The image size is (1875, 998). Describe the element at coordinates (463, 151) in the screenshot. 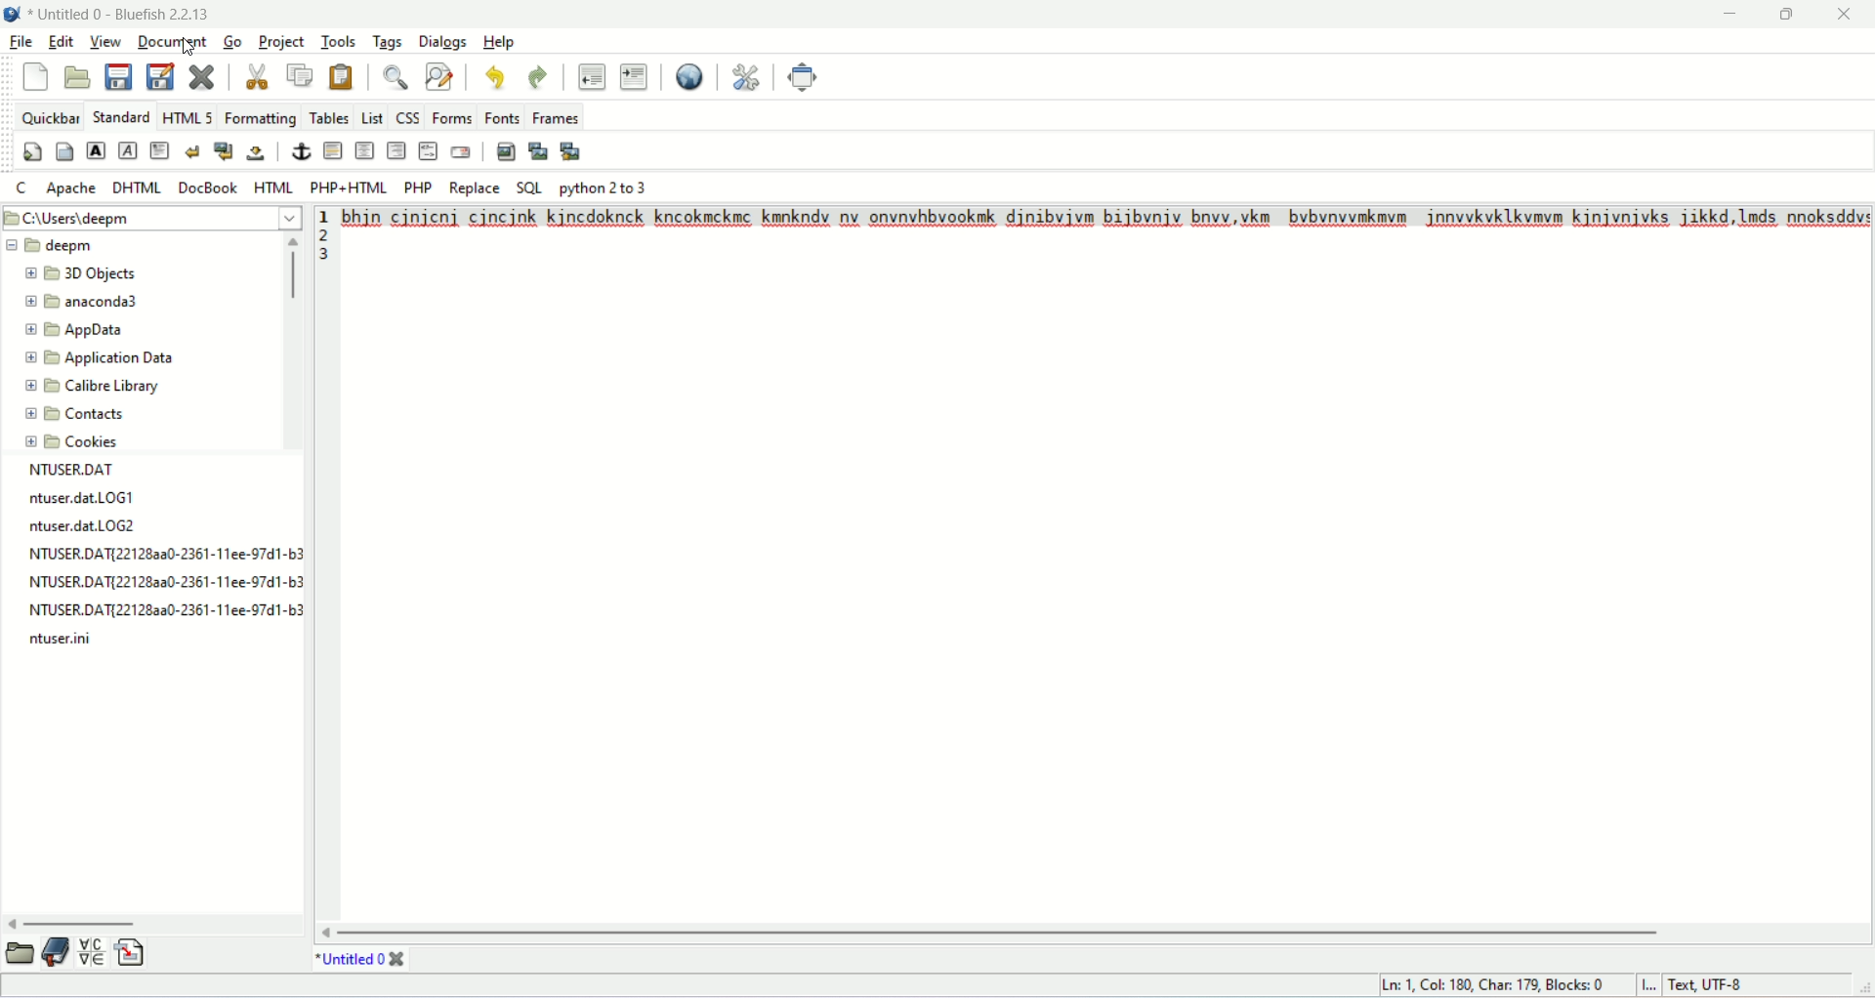

I see `email` at that location.